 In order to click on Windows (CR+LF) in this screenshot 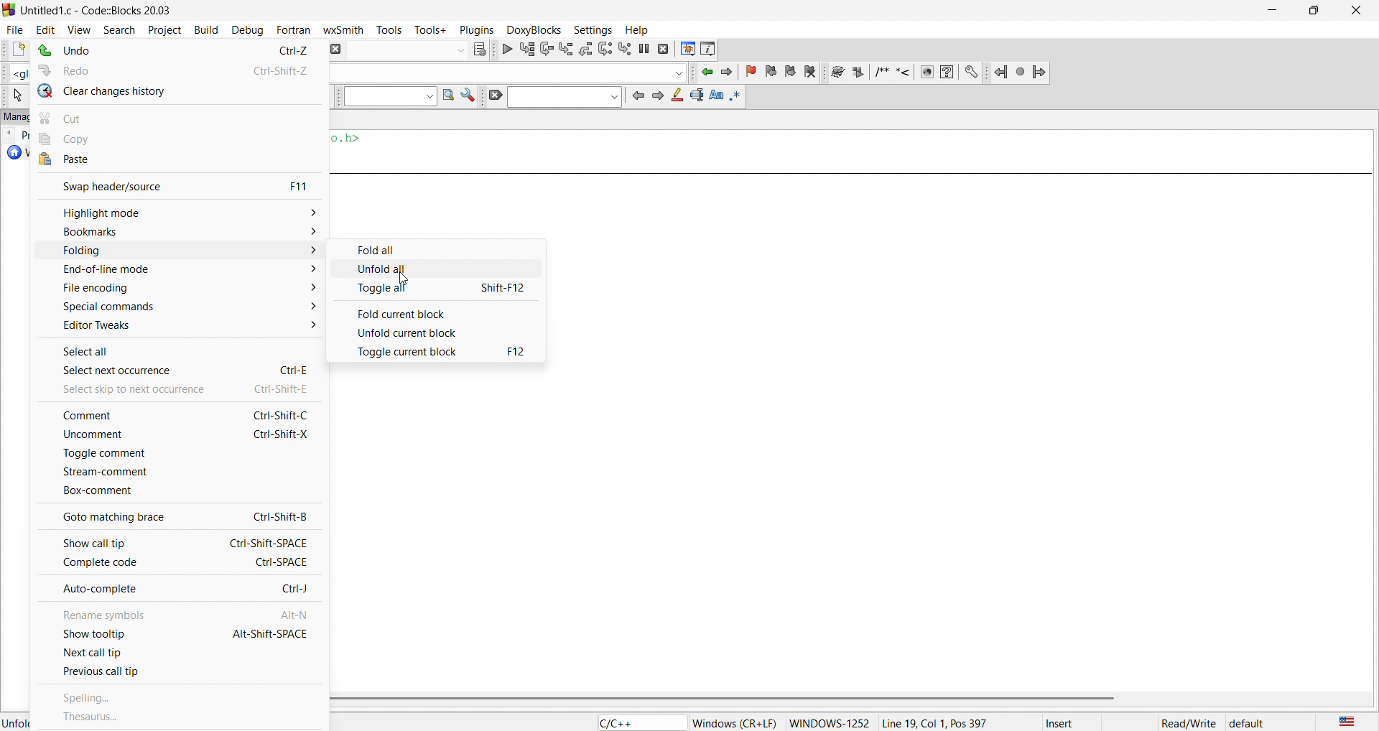, I will do `click(735, 723)`.